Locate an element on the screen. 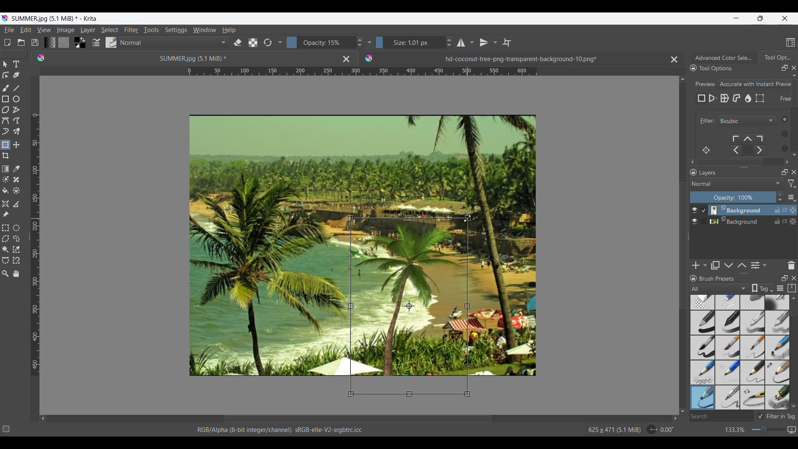  Down is located at coordinates (793, 406).